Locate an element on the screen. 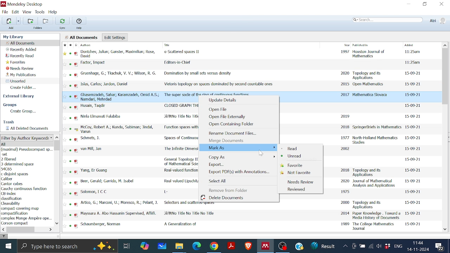 This screenshot has height=253, width=450. Open containing folder is located at coordinates (234, 125).